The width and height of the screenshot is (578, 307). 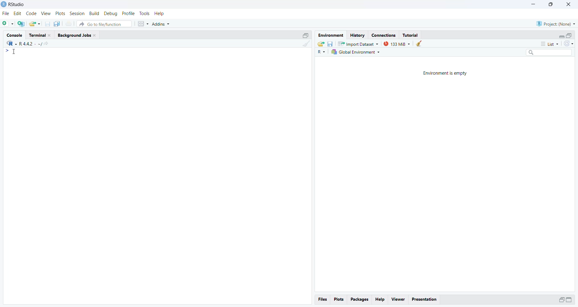 I want to click on R, so click(x=320, y=52).